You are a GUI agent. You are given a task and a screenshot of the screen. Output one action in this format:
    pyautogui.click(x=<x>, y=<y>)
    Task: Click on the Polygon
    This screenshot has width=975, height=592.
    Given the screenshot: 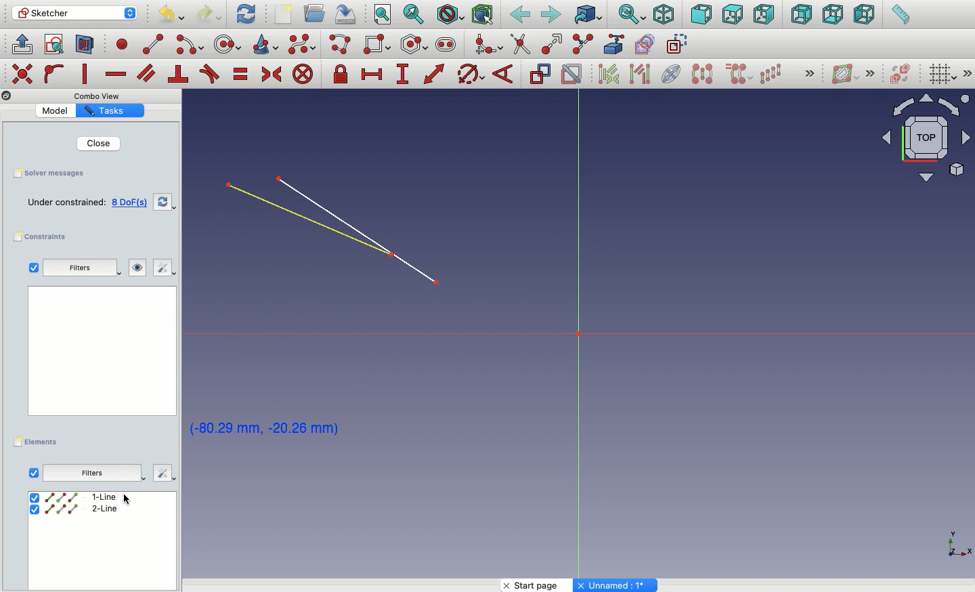 What is the action you would take?
    pyautogui.click(x=415, y=45)
    